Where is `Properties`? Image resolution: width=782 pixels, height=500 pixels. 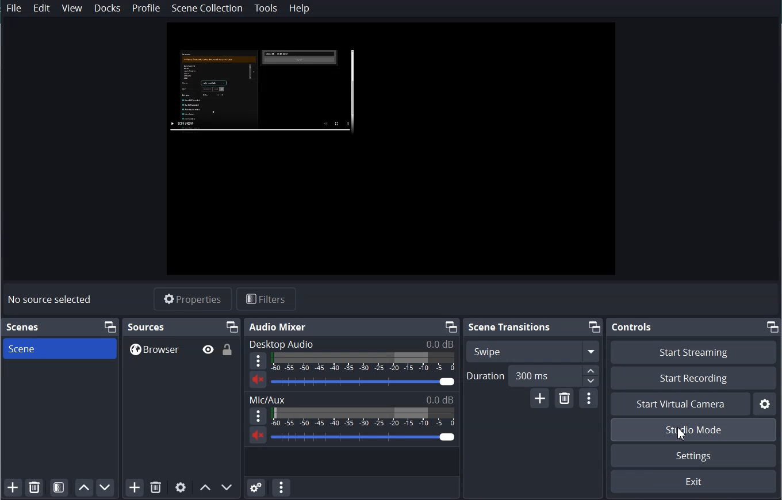
Properties is located at coordinates (193, 299).